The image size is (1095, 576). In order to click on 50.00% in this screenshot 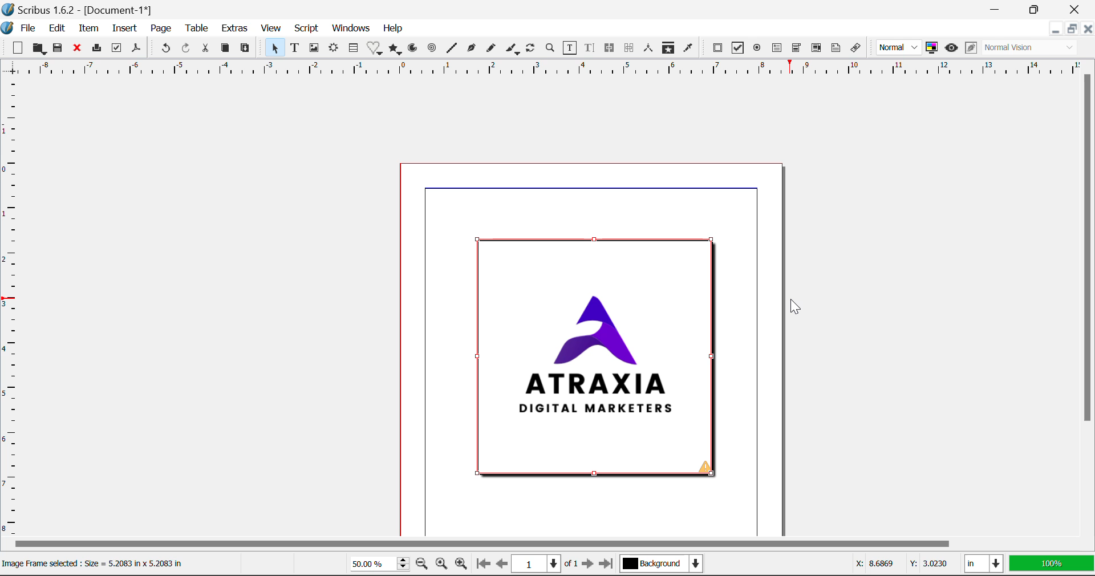, I will do `click(377, 563)`.